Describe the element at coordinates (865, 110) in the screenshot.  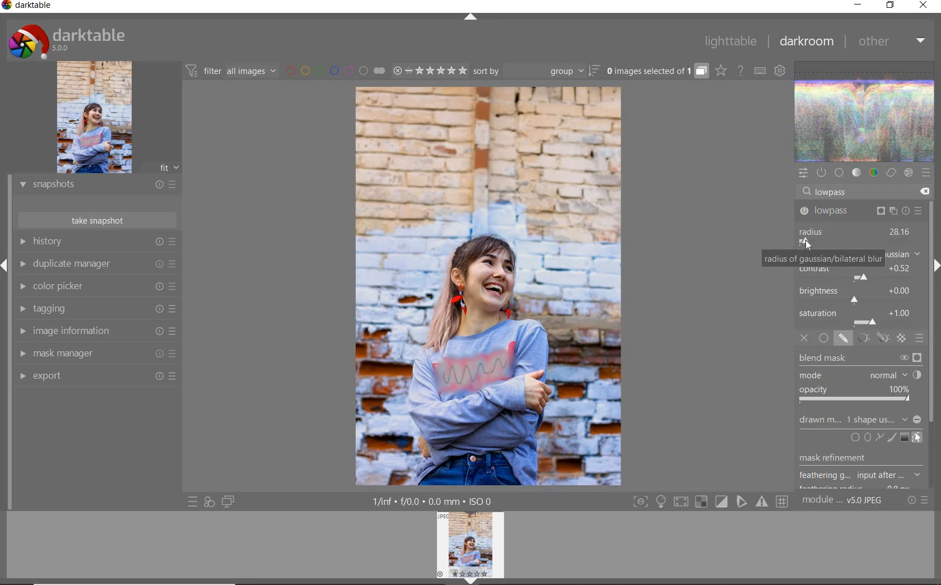
I see `waveform` at that location.